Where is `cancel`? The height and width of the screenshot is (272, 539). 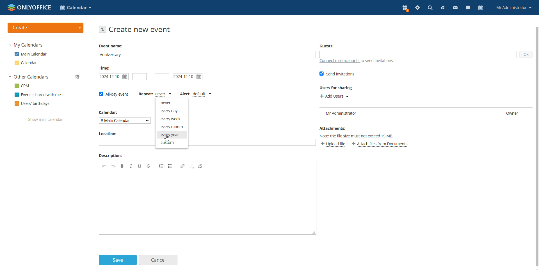
cancel is located at coordinates (158, 260).